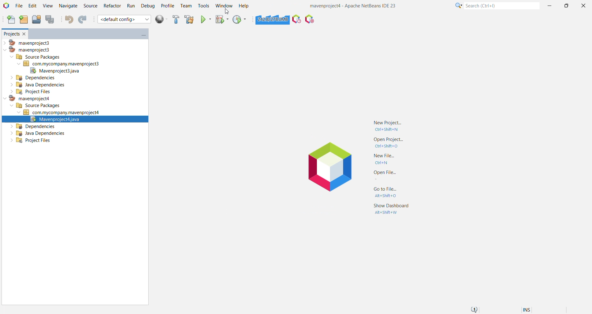 This screenshot has width=592, height=314. What do you see at coordinates (130, 6) in the screenshot?
I see `Run` at bounding box center [130, 6].